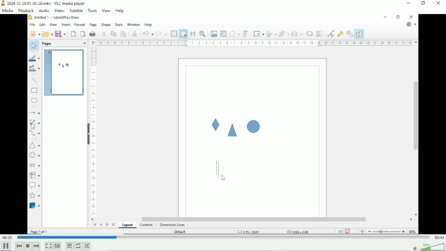  What do you see at coordinates (60, 10) in the screenshot?
I see `Video` at bounding box center [60, 10].